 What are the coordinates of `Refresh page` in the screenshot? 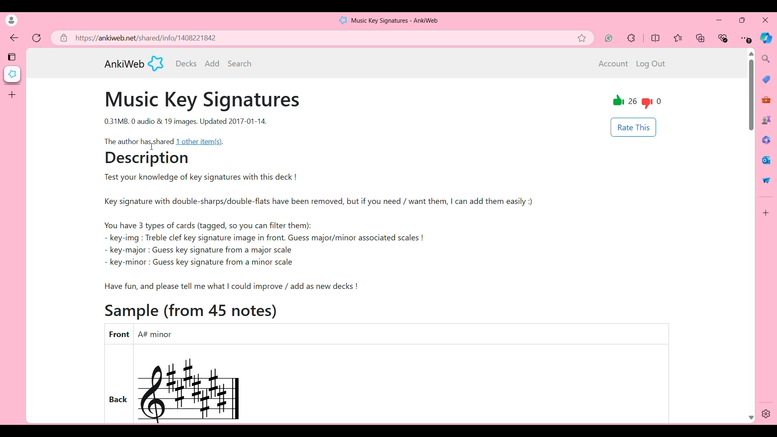 It's located at (37, 38).